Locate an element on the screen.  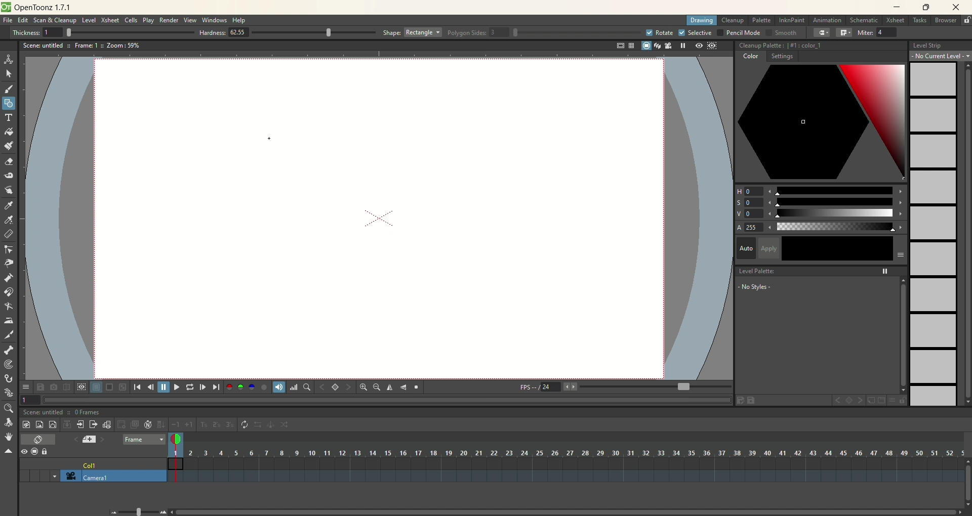
type tool is located at coordinates (10, 117).